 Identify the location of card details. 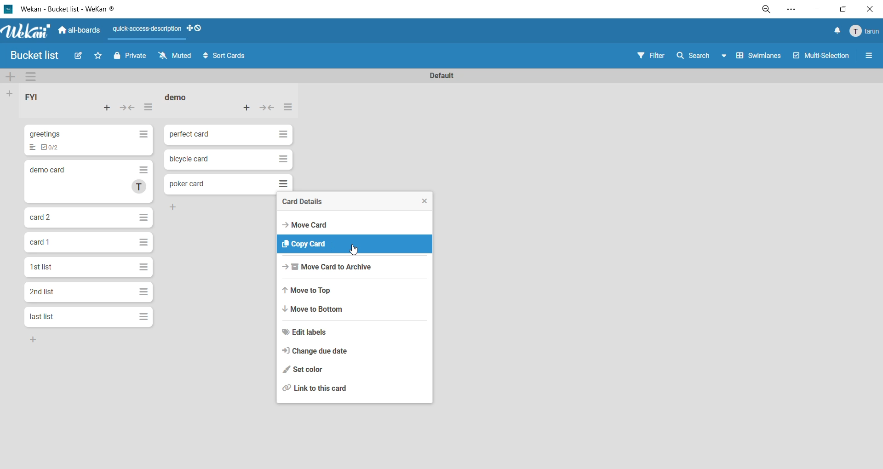
(304, 202).